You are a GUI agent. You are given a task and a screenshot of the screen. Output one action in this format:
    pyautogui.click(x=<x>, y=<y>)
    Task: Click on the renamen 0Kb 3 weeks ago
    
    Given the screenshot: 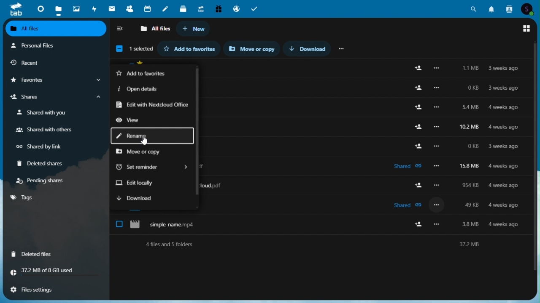 What is the action you would take?
    pyautogui.click(x=319, y=140)
    